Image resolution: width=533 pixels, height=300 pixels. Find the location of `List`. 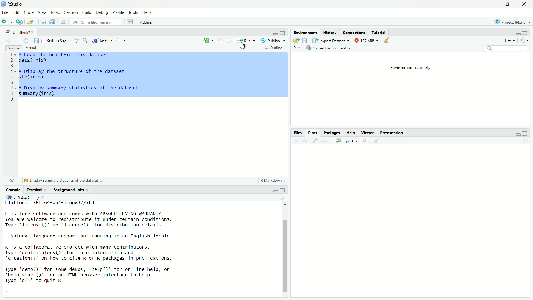

List is located at coordinates (506, 40).